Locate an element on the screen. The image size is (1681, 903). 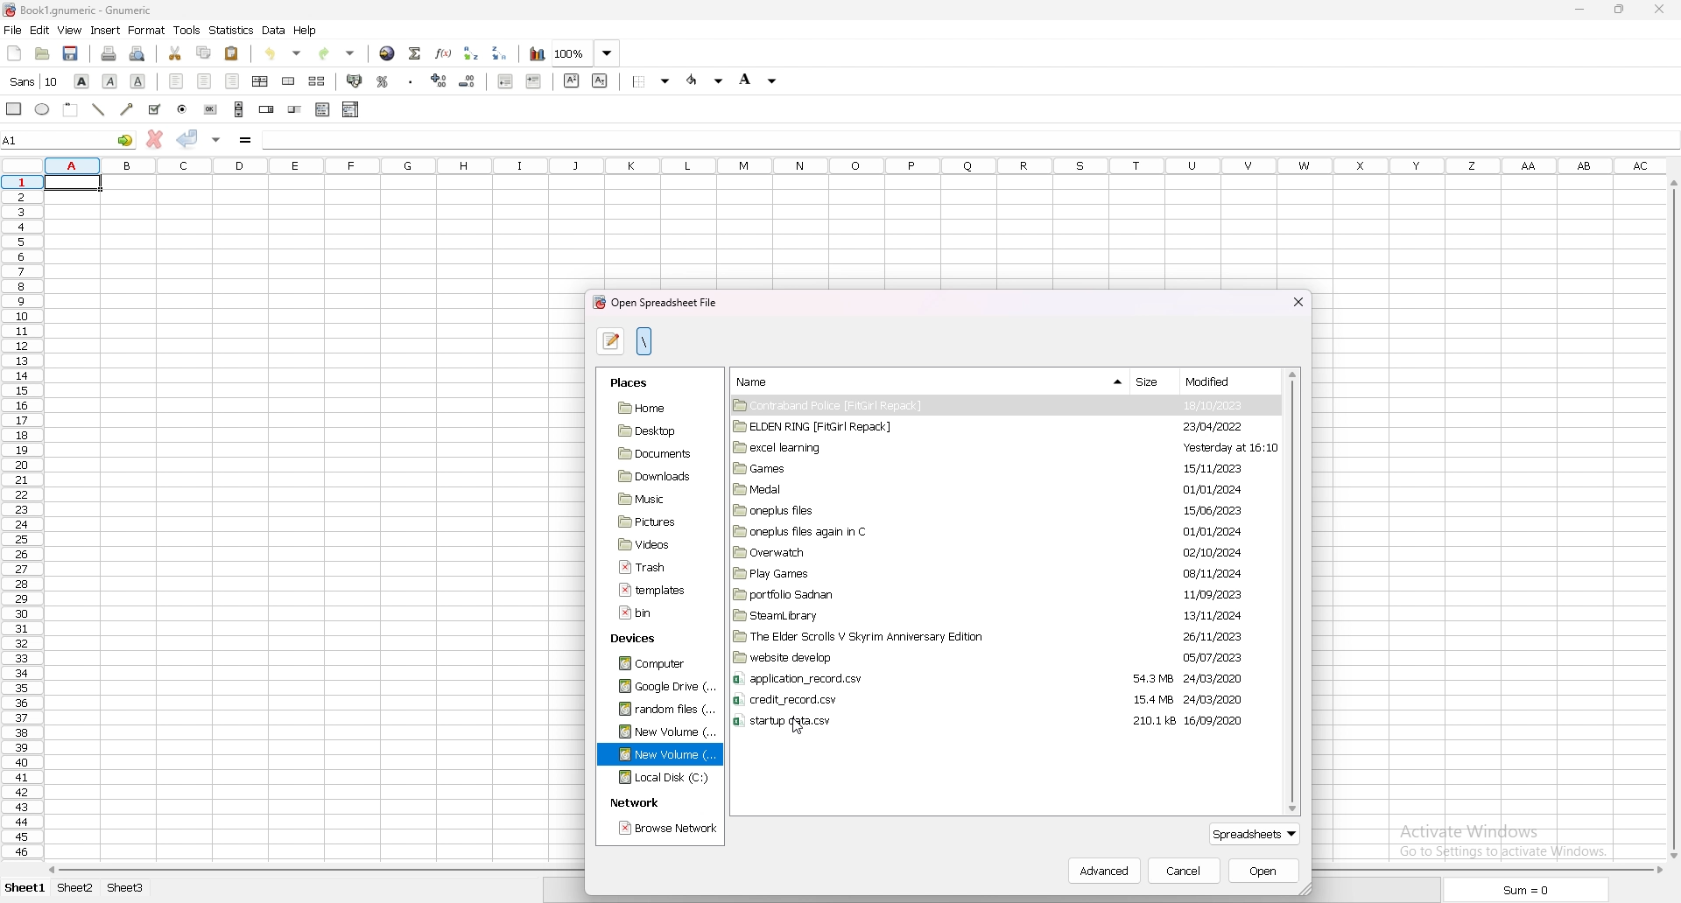
increase decimals is located at coordinates (440, 80).